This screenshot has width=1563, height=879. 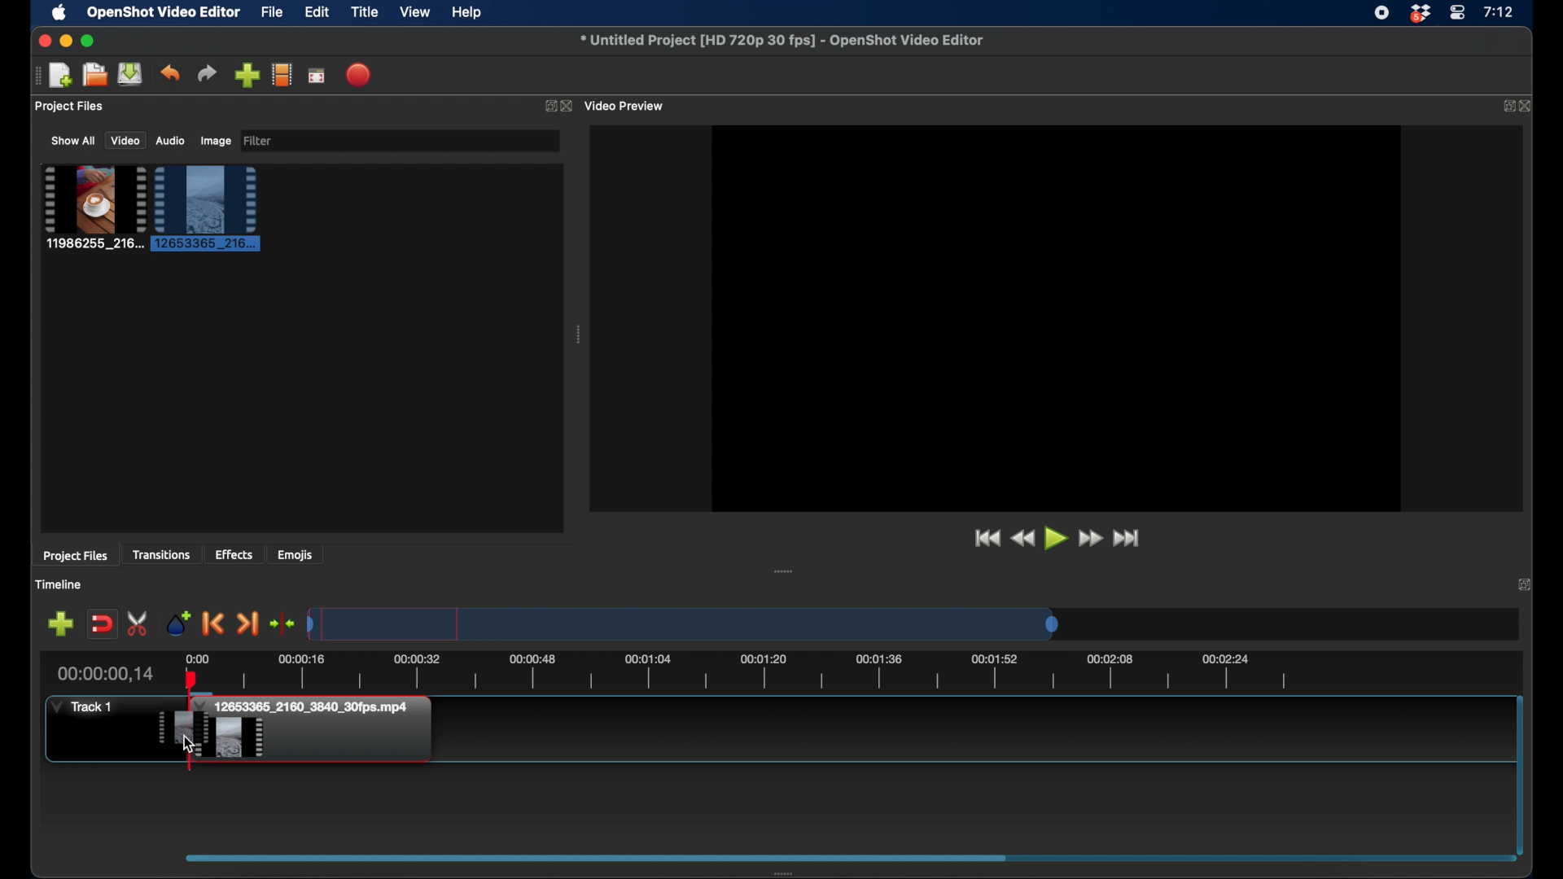 What do you see at coordinates (783, 571) in the screenshot?
I see `drag handle` at bounding box center [783, 571].